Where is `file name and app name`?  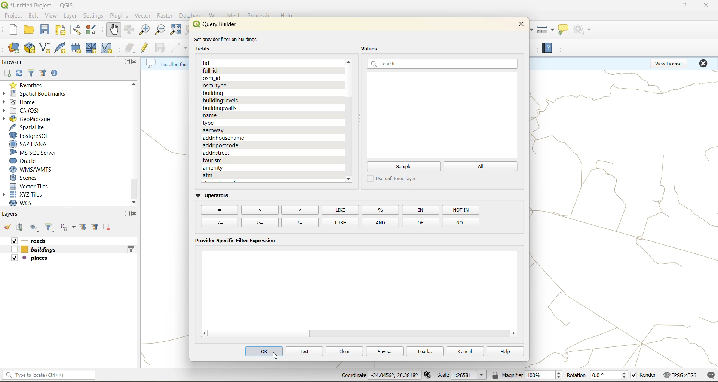 file name and app name is located at coordinates (41, 5).